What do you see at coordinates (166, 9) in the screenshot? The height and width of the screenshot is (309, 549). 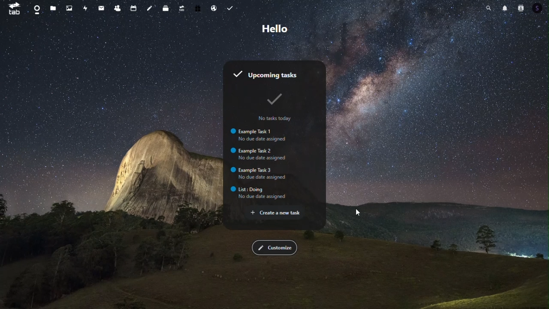 I see `deck` at bounding box center [166, 9].